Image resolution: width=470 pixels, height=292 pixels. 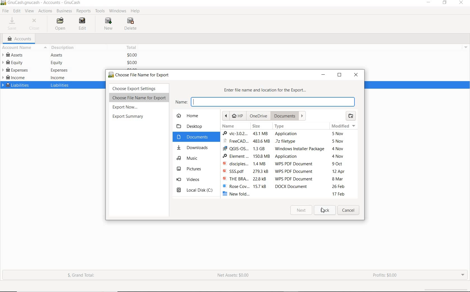 What do you see at coordinates (127, 107) in the screenshot?
I see `export now...` at bounding box center [127, 107].